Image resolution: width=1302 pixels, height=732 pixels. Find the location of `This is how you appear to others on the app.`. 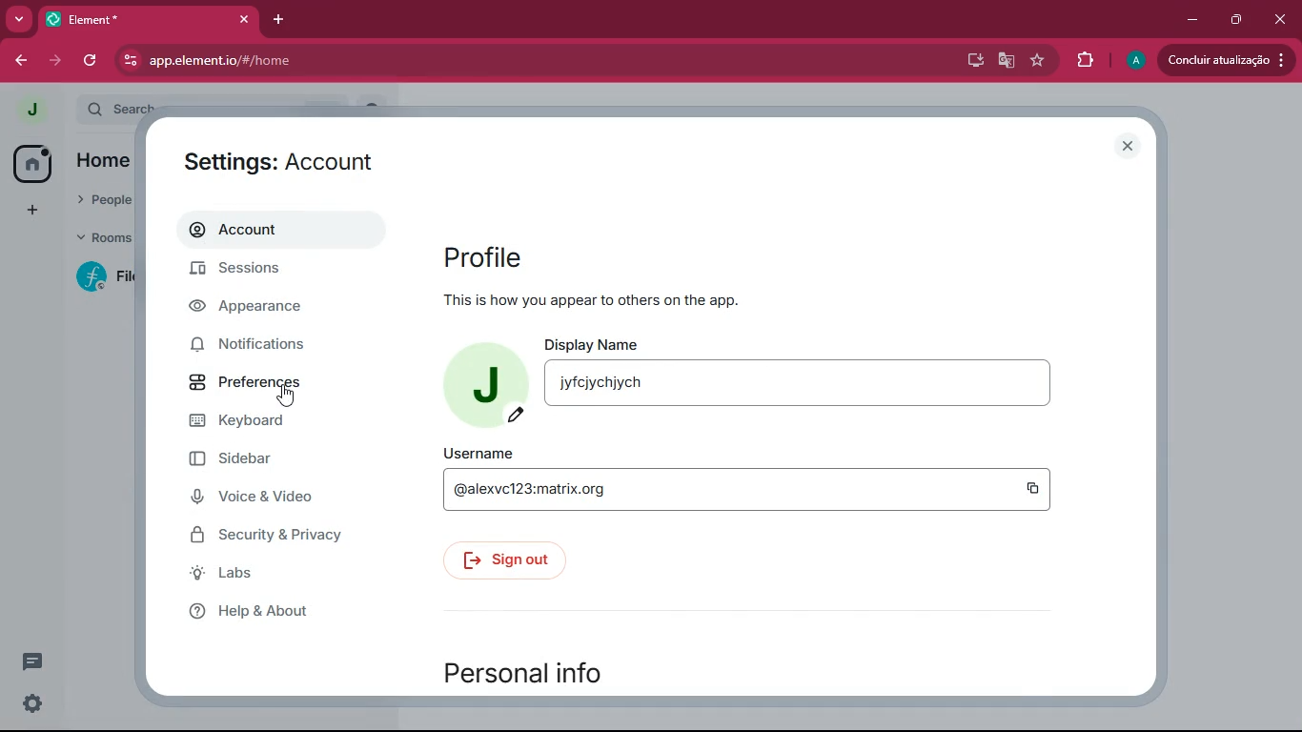

This is how you appear to others on the app. is located at coordinates (630, 300).